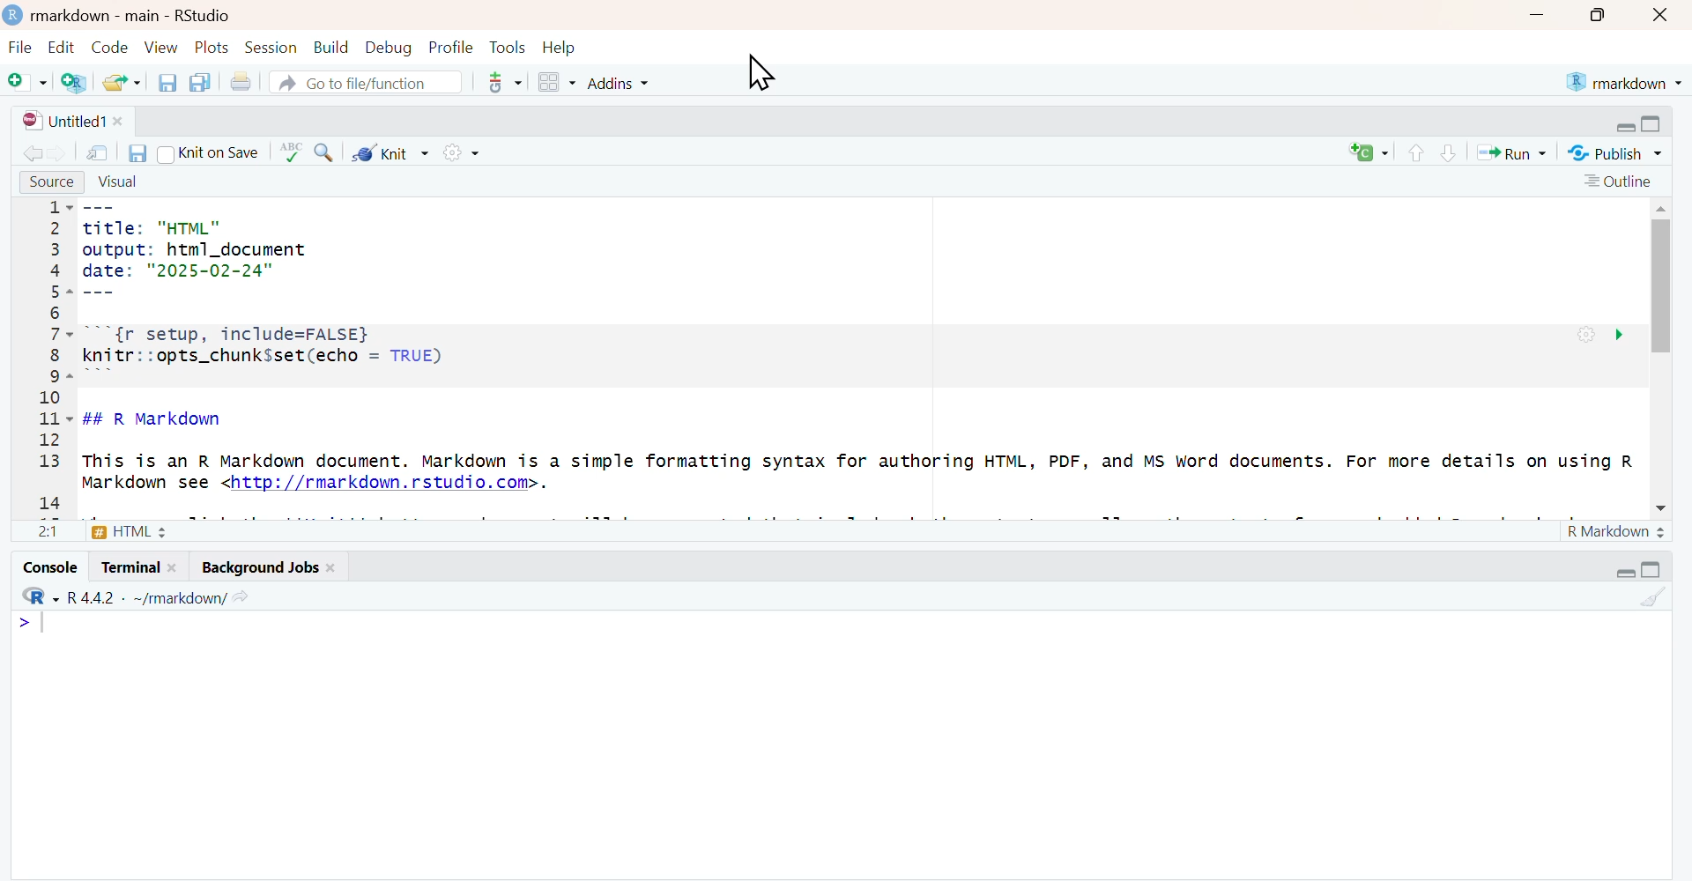 This screenshot has width=1692, height=881. What do you see at coordinates (1662, 15) in the screenshot?
I see `Close` at bounding box center [1662, 15].